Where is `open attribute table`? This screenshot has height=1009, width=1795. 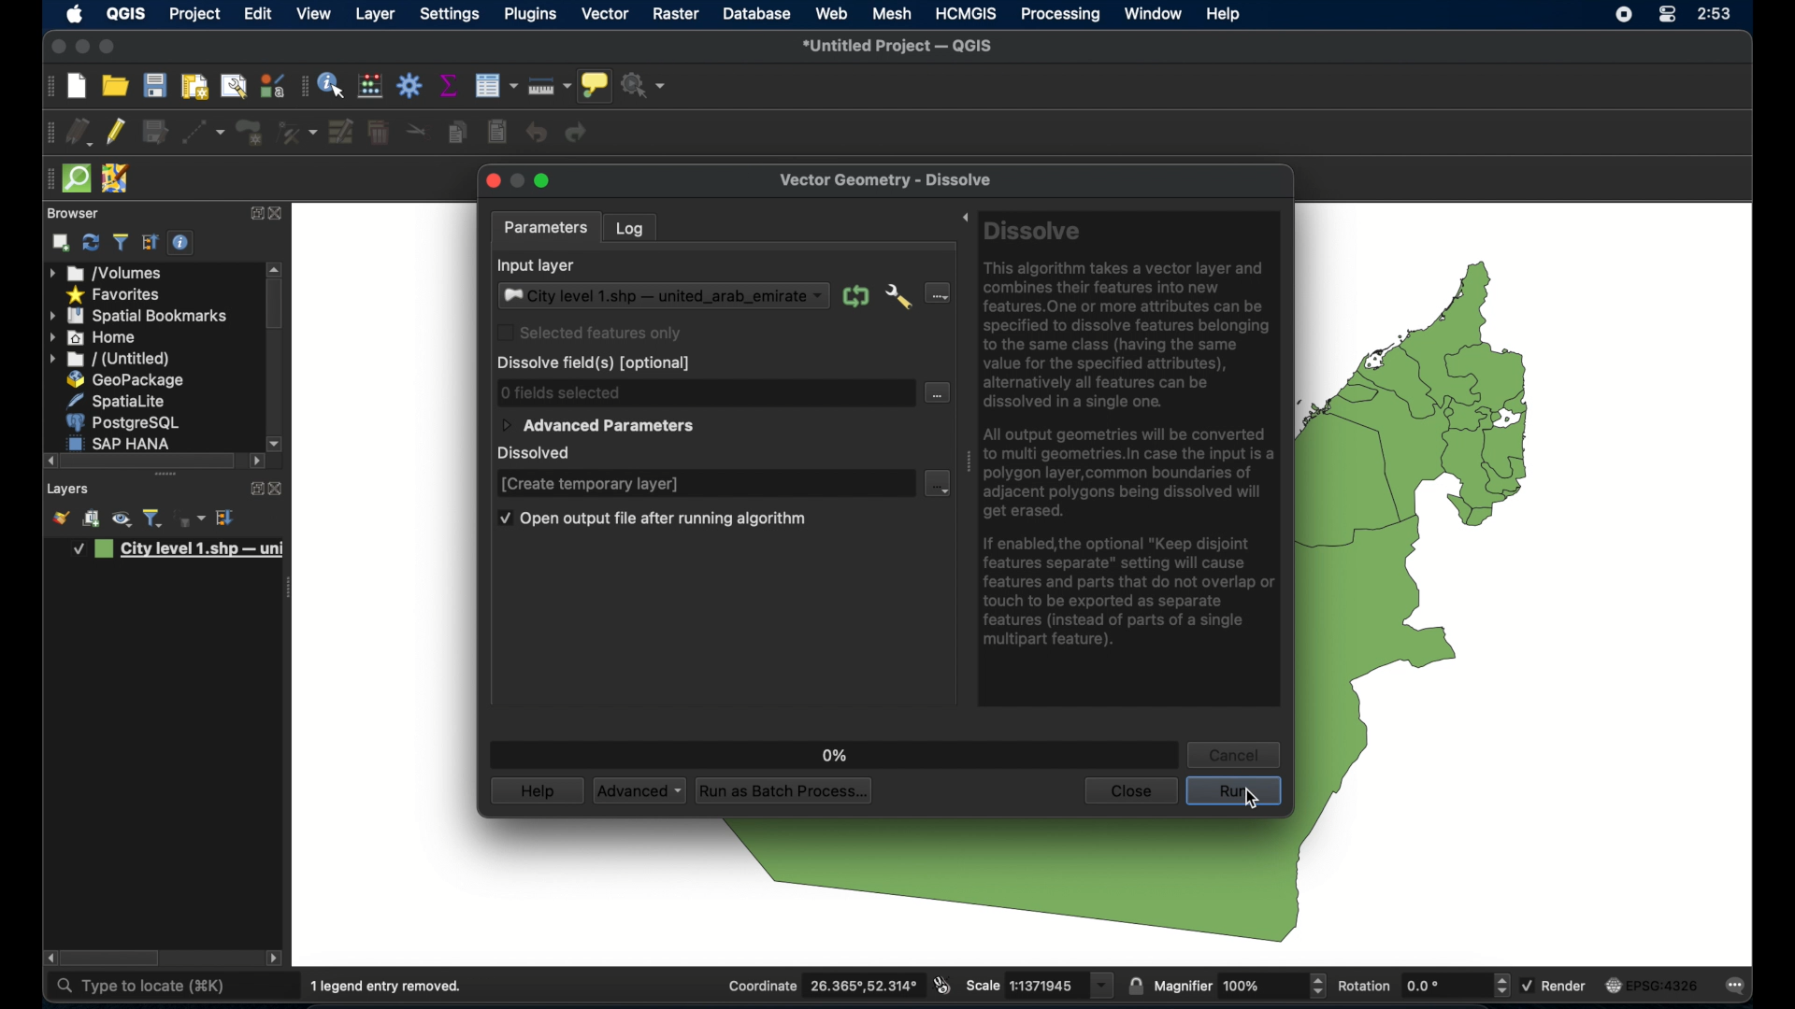 open attribute table is located at coordinates (495, 85).